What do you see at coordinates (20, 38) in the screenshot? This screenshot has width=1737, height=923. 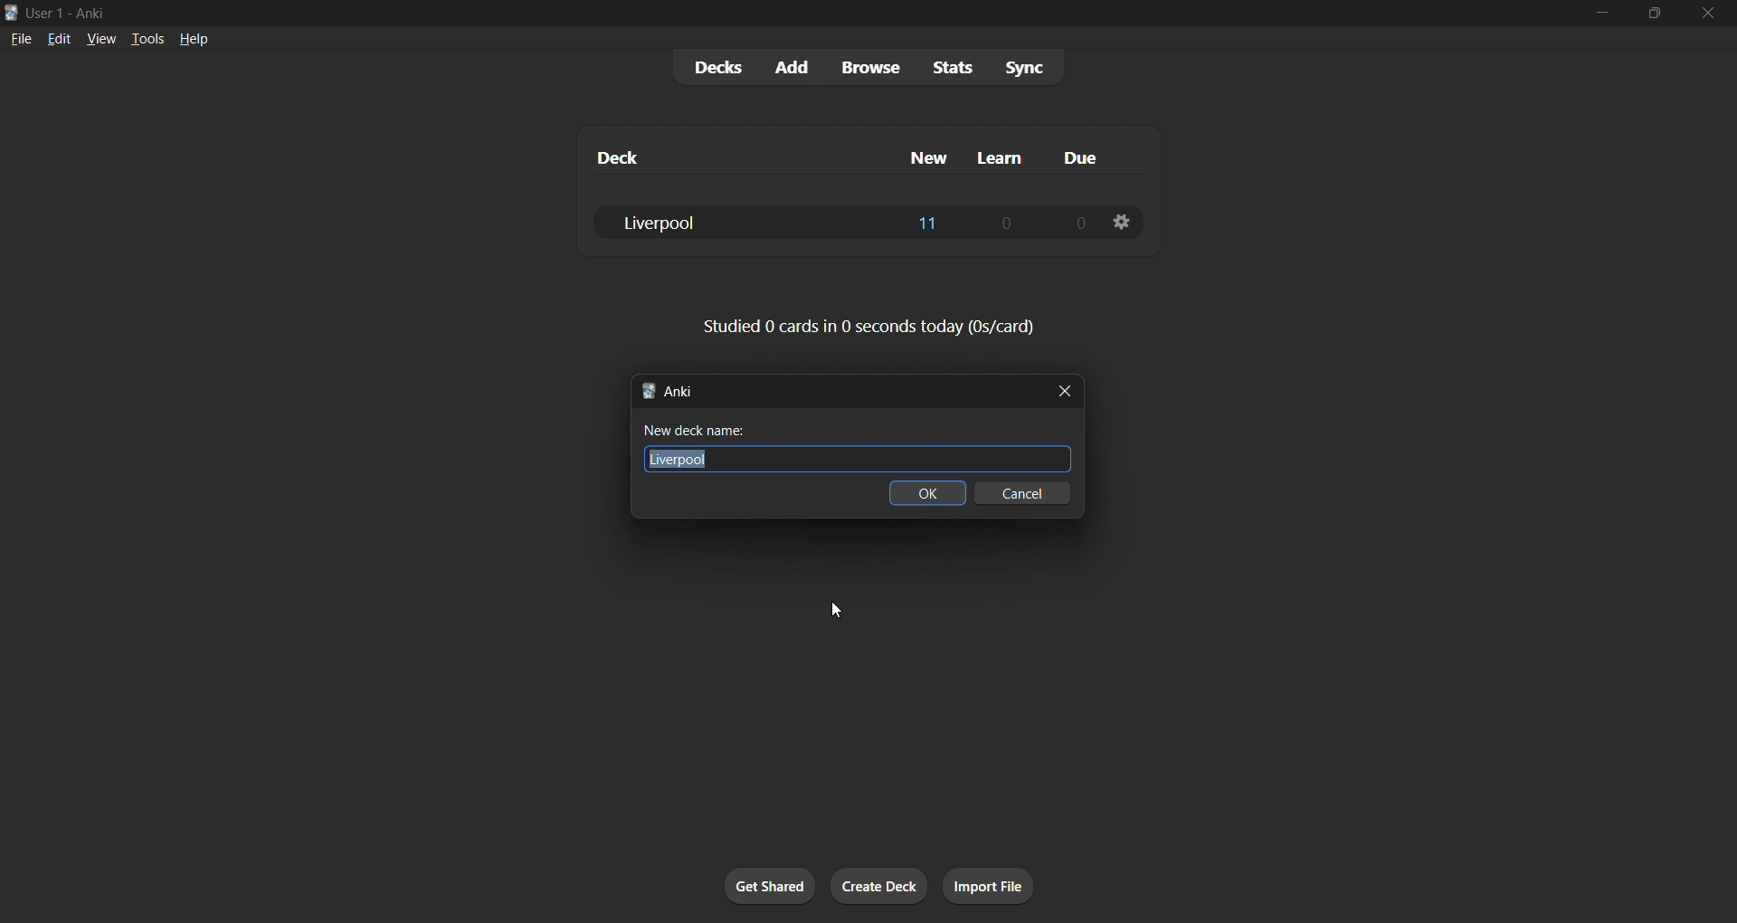 I see `file` at bounding box center [20, 38].